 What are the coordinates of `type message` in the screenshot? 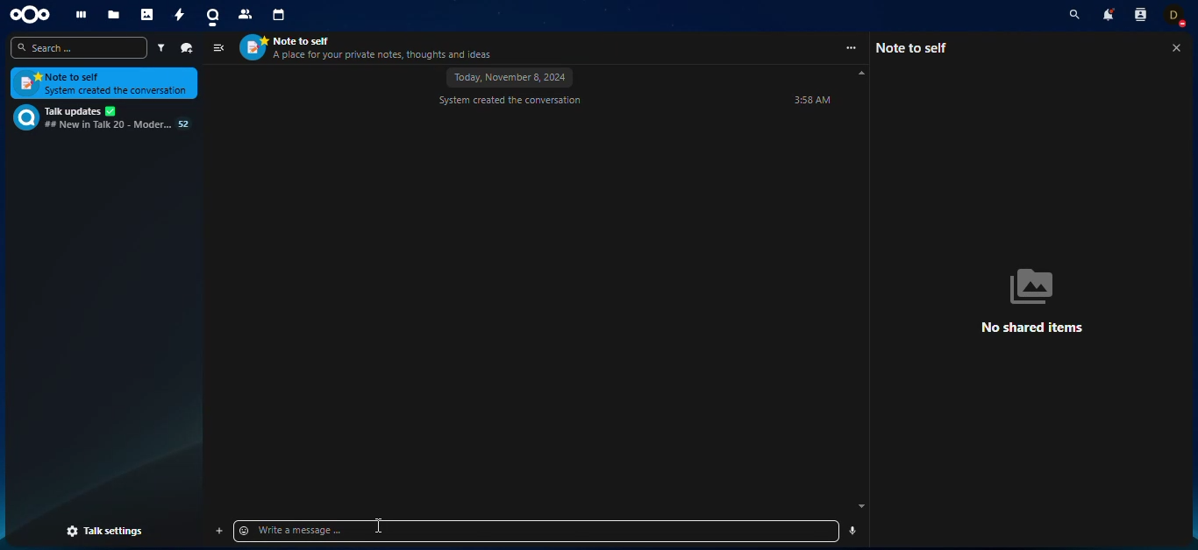 It's located at (349, 531).